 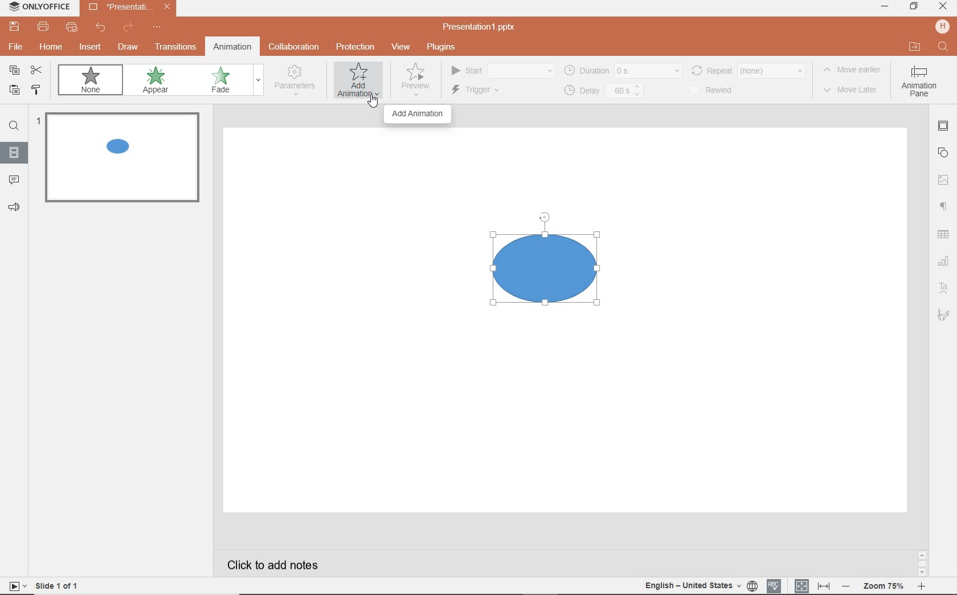 I want to click on shape settings, so click(x=945, y=152).